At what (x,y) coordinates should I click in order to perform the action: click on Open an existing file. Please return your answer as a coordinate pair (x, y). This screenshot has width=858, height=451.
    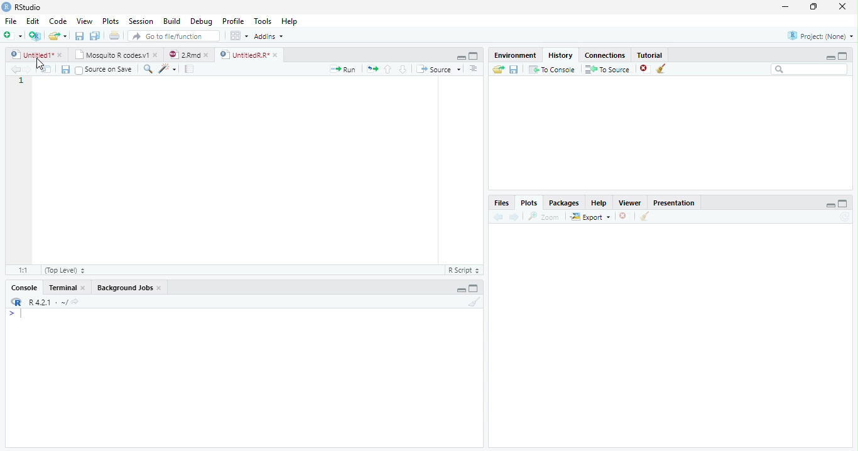
    Looking at the image, I should click on (53, 36).